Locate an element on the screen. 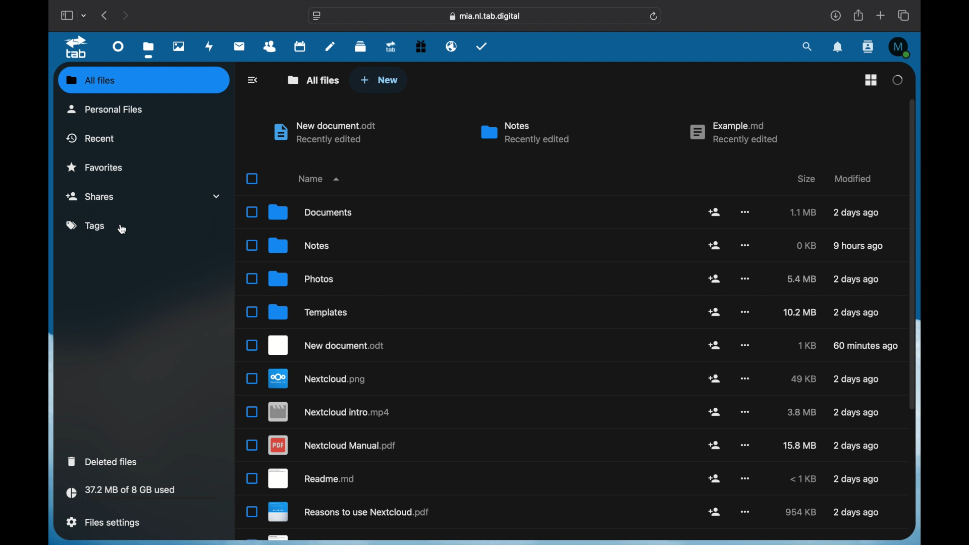 The height and width of the screenshot is (545, 969). M is located at coordinates (900, 47).